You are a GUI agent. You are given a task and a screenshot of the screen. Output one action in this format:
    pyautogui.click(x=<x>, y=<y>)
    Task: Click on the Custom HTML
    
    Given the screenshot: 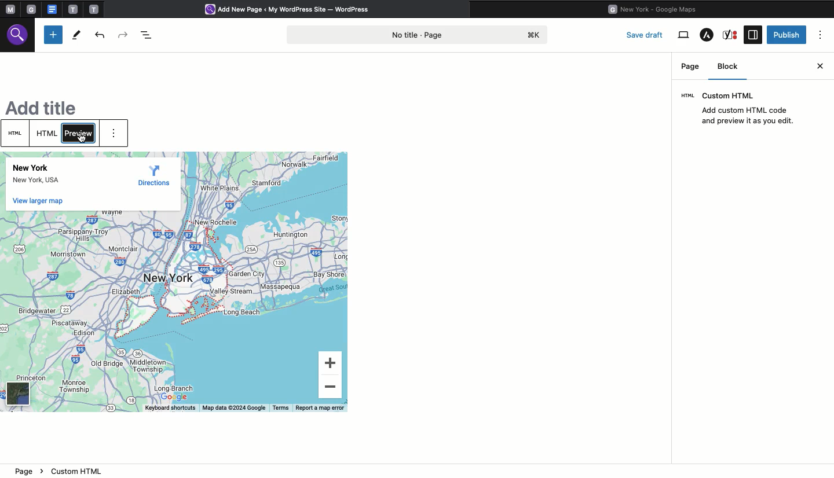 What is the action you would take?
    pyautogui.click(x=742, y=109)
    